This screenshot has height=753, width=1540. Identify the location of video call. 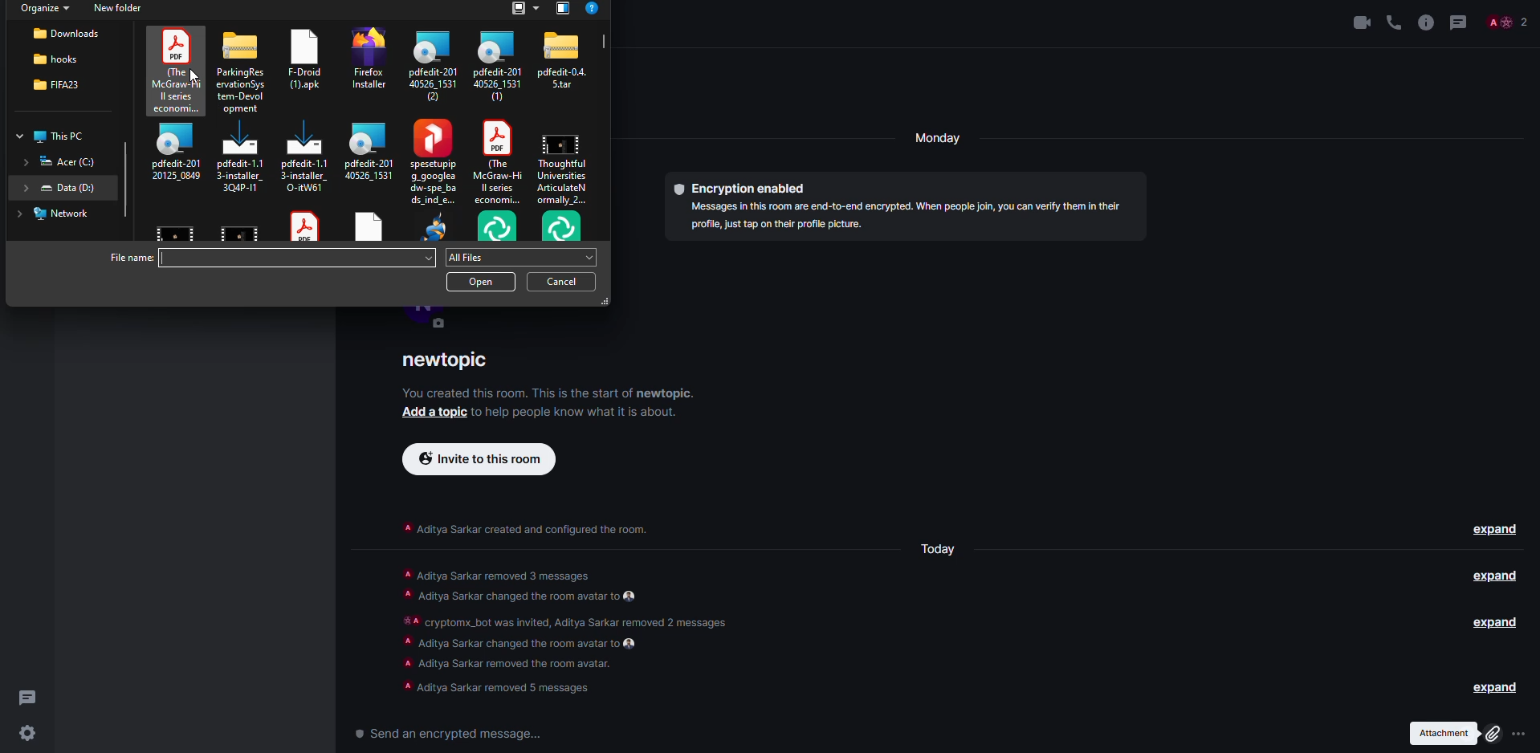
(1357, 22).